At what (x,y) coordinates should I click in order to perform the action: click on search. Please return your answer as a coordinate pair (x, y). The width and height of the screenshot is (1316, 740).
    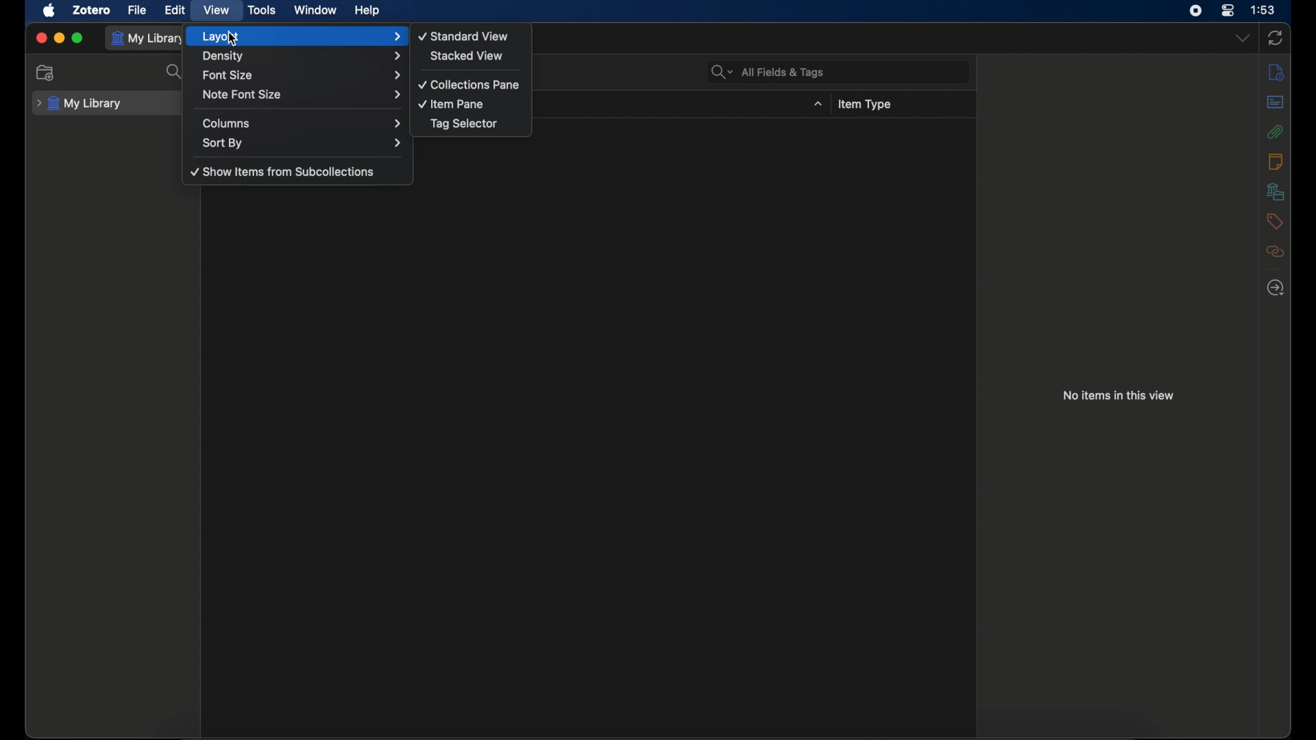
    Looking at the image, I should click on (175, 72).